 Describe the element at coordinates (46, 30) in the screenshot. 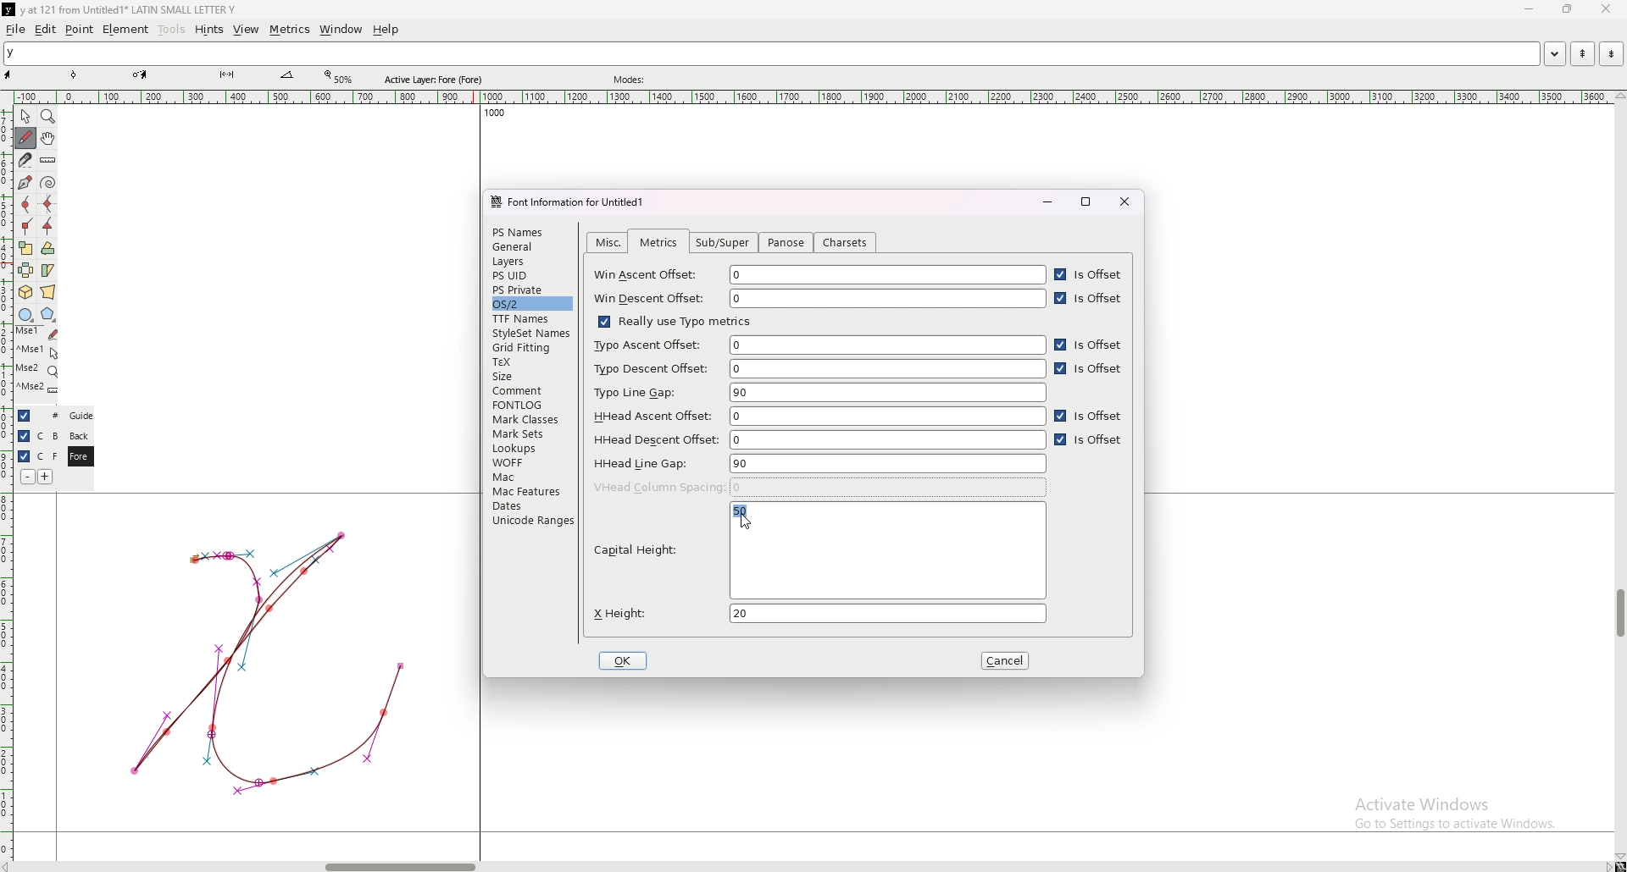

I see `edit` at that location.